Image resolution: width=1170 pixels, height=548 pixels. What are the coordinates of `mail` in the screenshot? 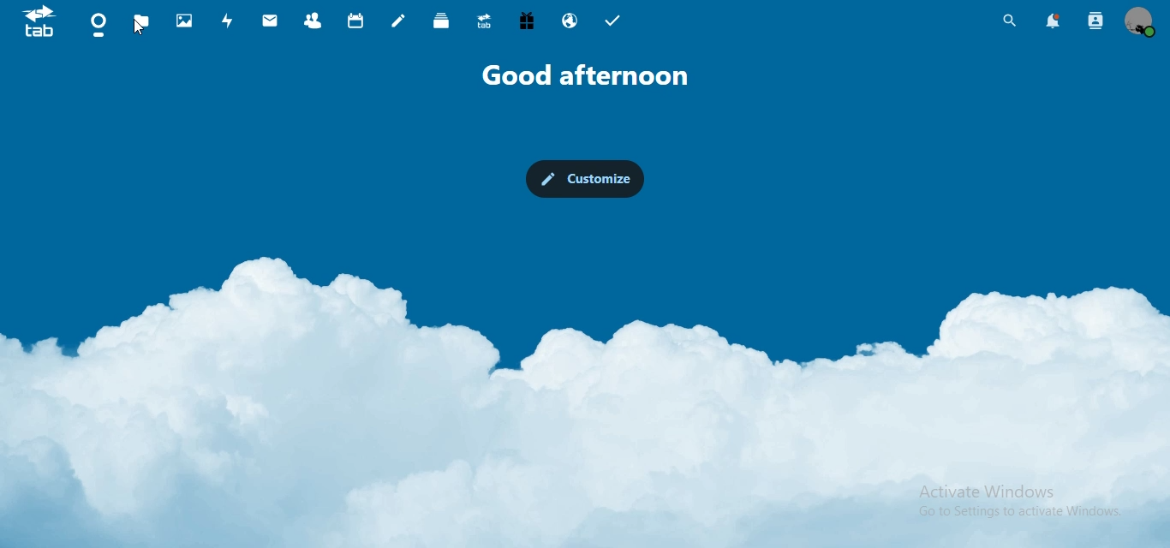 It's located at (270, 21).